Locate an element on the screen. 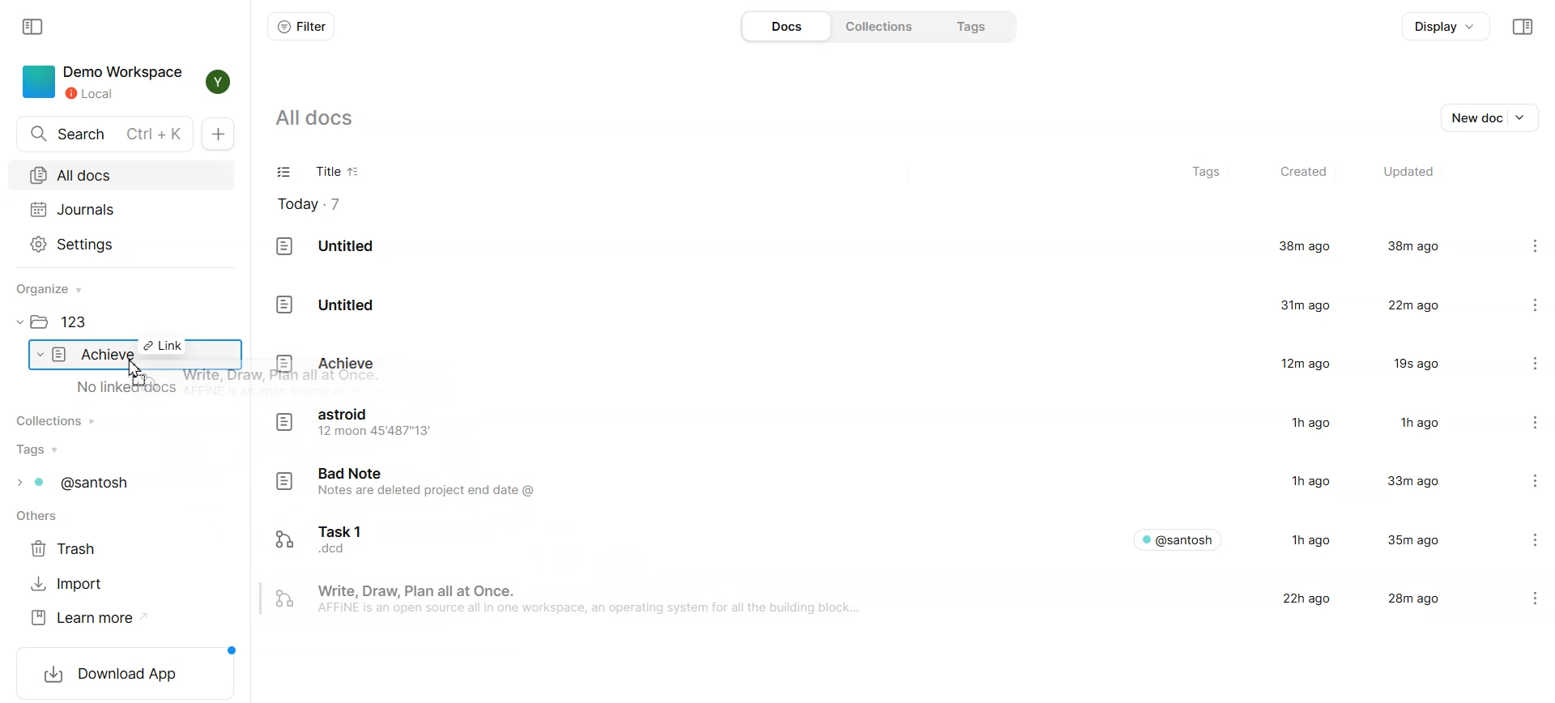  Tags is located at coordinates (40, 449).